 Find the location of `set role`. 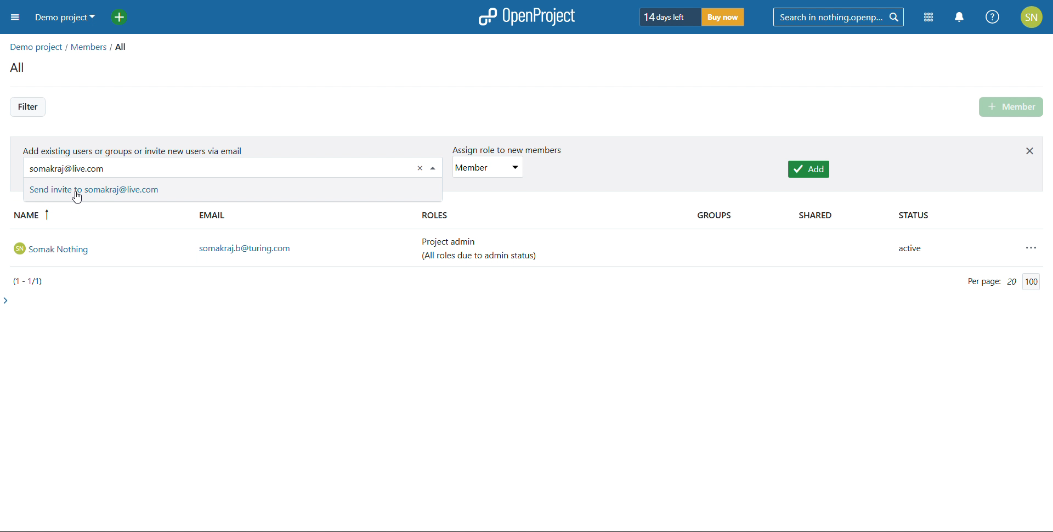

set role is located at coordinates (488, 167).